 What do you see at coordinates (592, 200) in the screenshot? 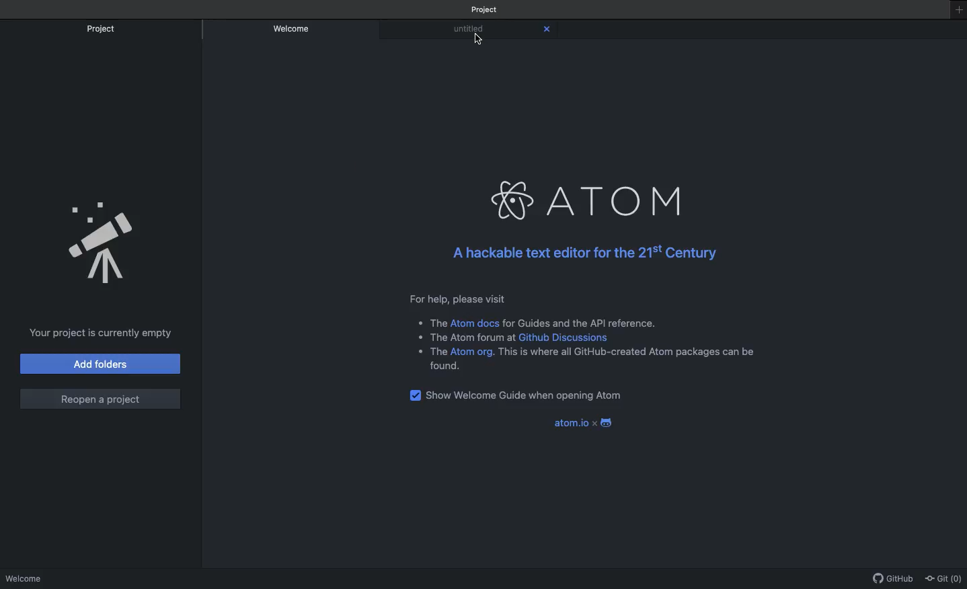
I see `Atom` at bounding box center [592, 200].